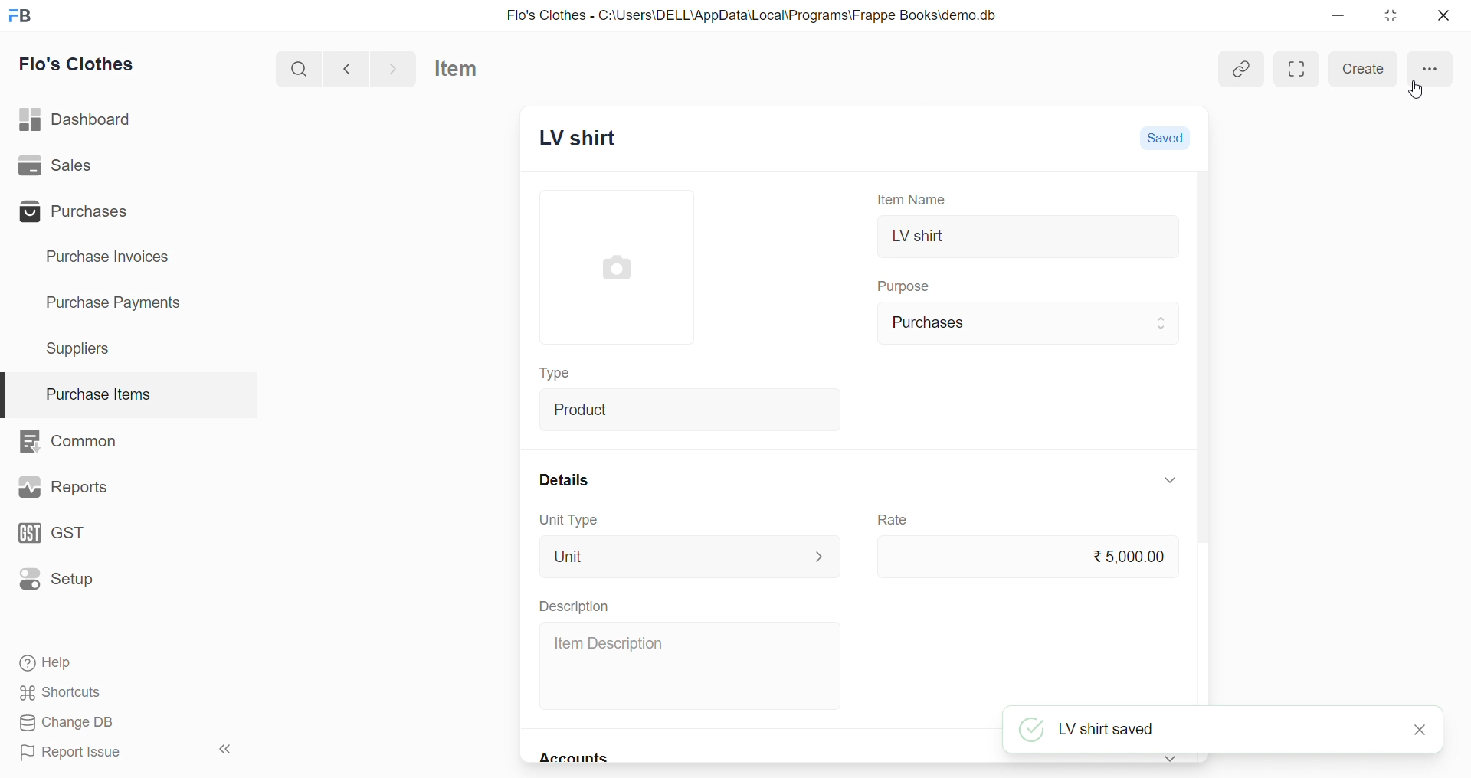 Image resolution: width=1471 pixels, height=778 pixels. Describe the element at coordinates (1166, 138) in the screenshot. I see `Saved` at that location.